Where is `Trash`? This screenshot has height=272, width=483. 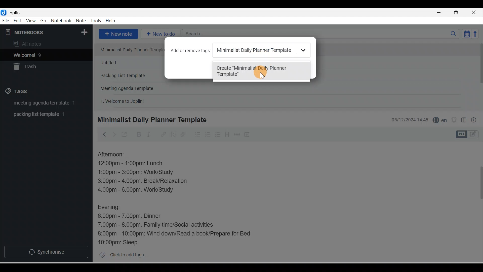 Trash is located at coordinates (37, 65).